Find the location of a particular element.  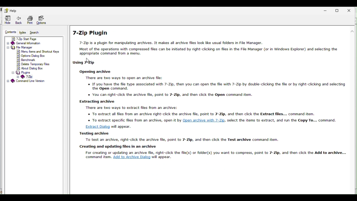

Opuning weave
There are two ways to open an archive file:
If you have the file type associated with 7-Zip, then you can open the file with 7-Zip by double-clicking the file or by right-clicking and selecting
the Open command.
o You can riaht-click the archive file. point to 7-7in. and then click the Open command item. is located at coordinates (211, 83).